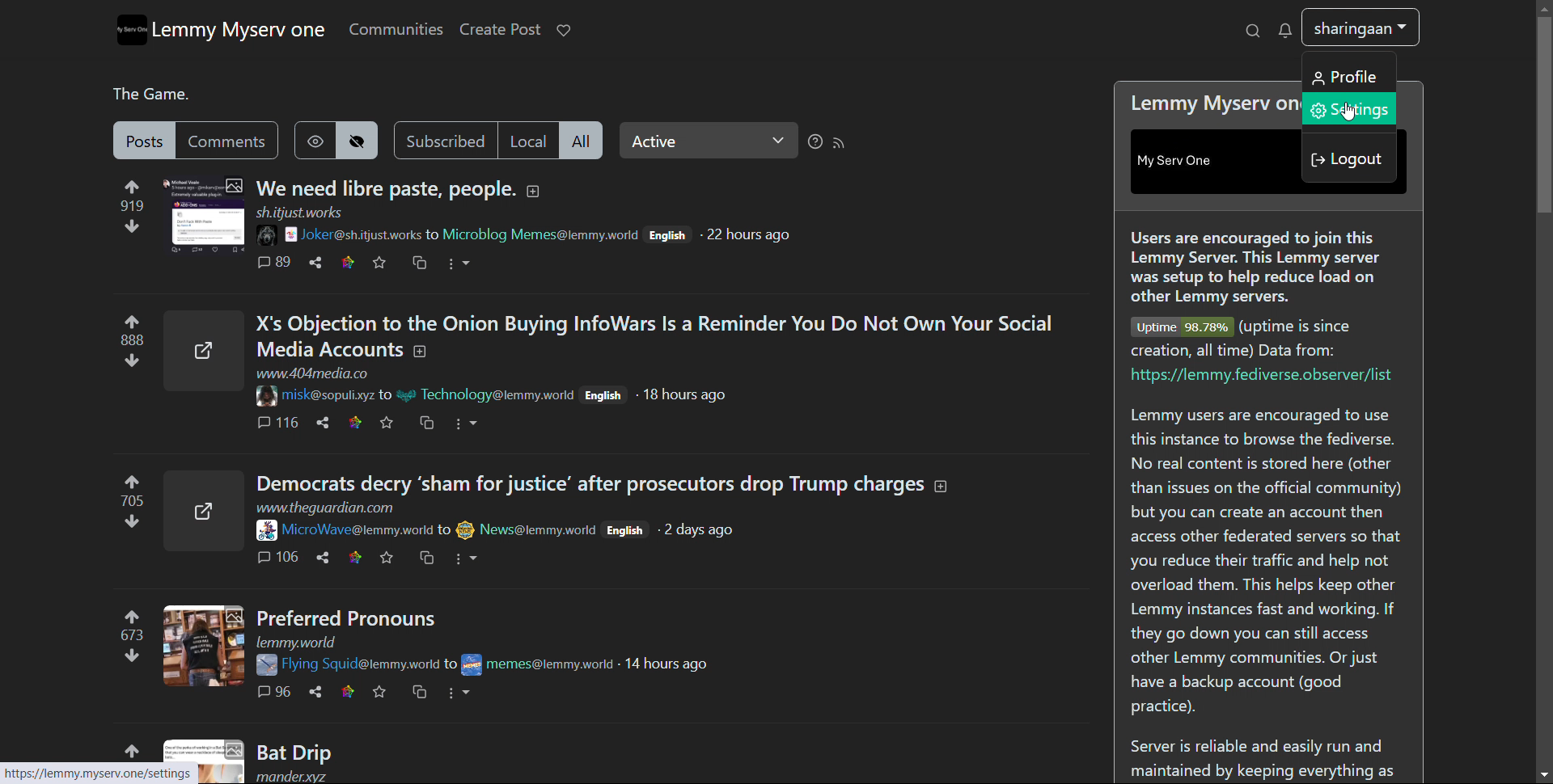 The width and height of the screenshot is (1553, 784). Describe the element at coordinates (705, 530) in the screenshot. I see `time of posting` at that location.